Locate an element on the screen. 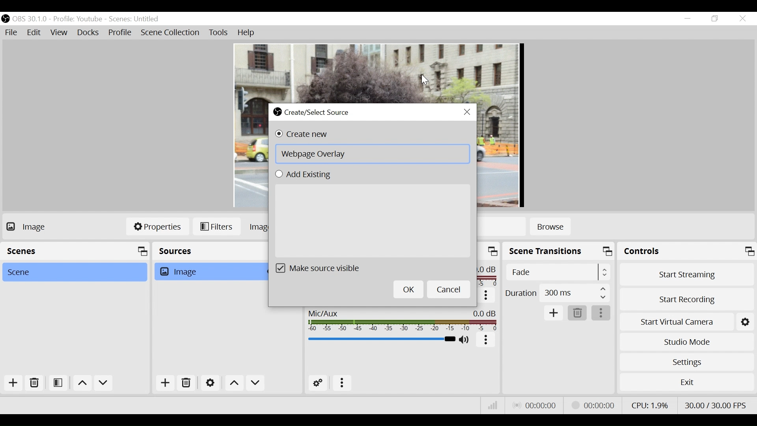 This screenshot has width=757, height=426. (un)select Create new is located at coordinates (300, 134).